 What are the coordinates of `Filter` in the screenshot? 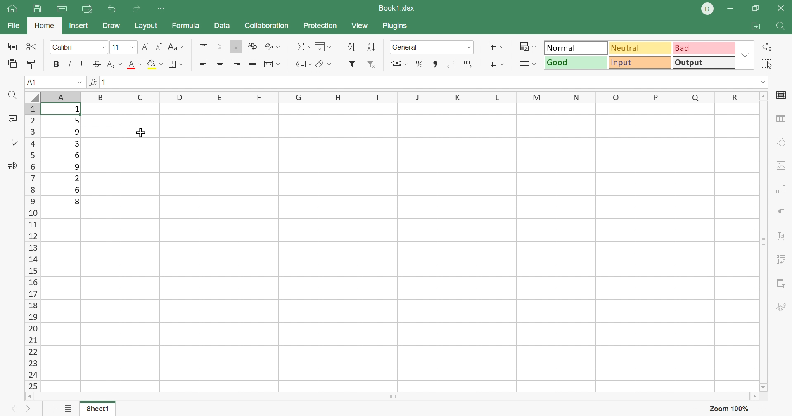 It's located at (351, 64).